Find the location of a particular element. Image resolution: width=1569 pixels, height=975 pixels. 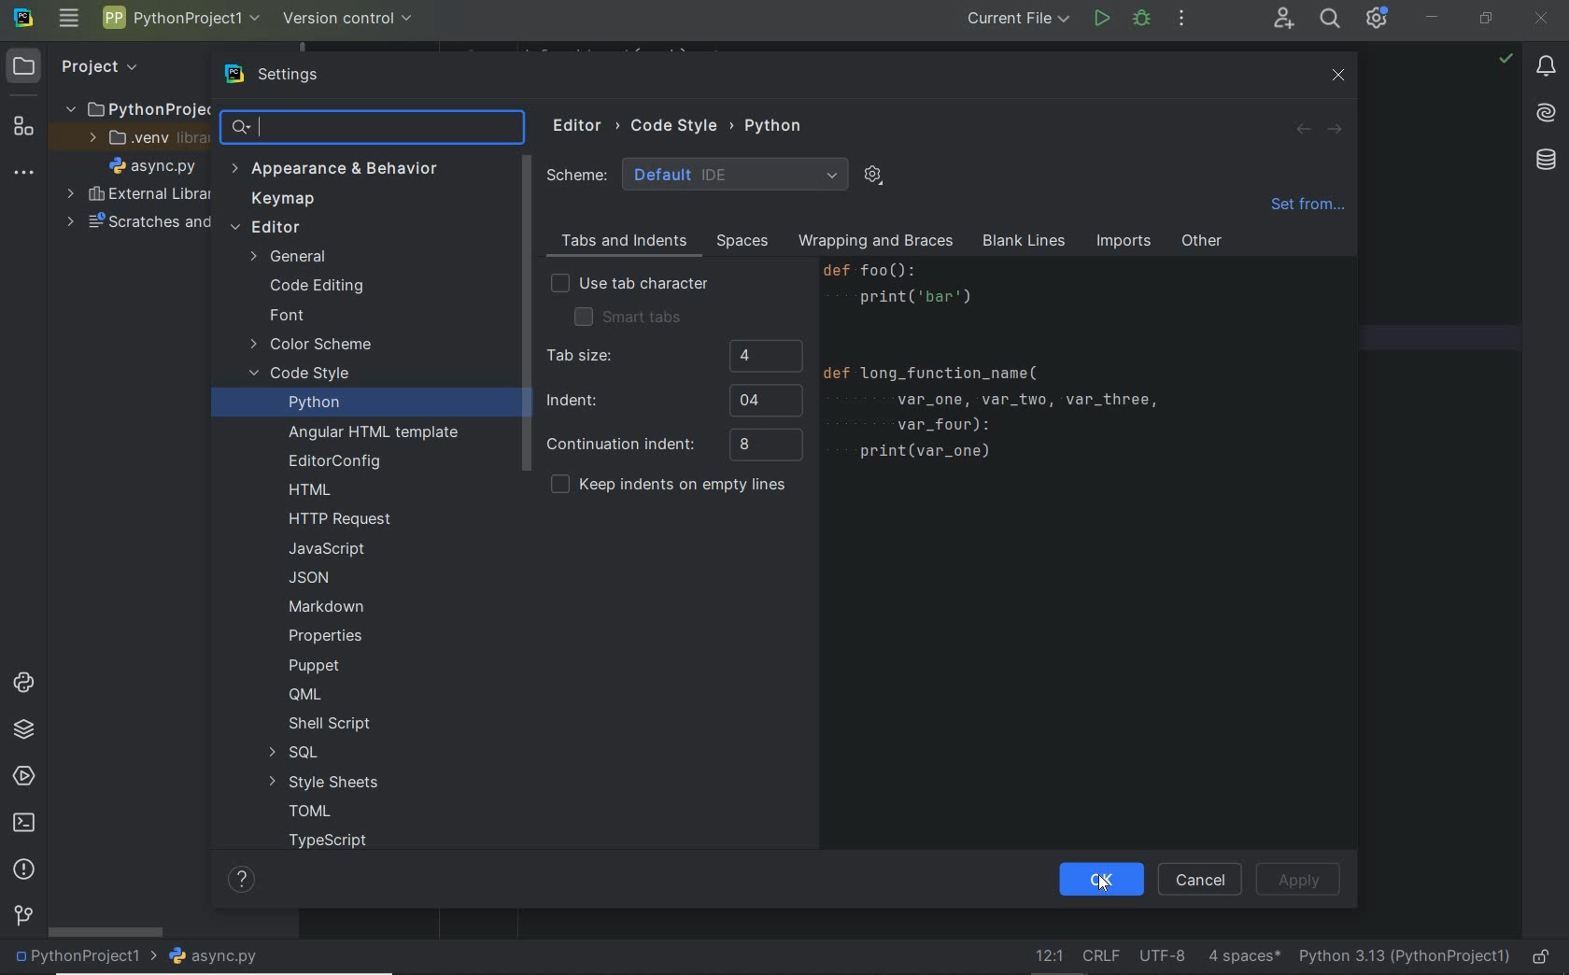

python packages is located at coordinates (27, 732).